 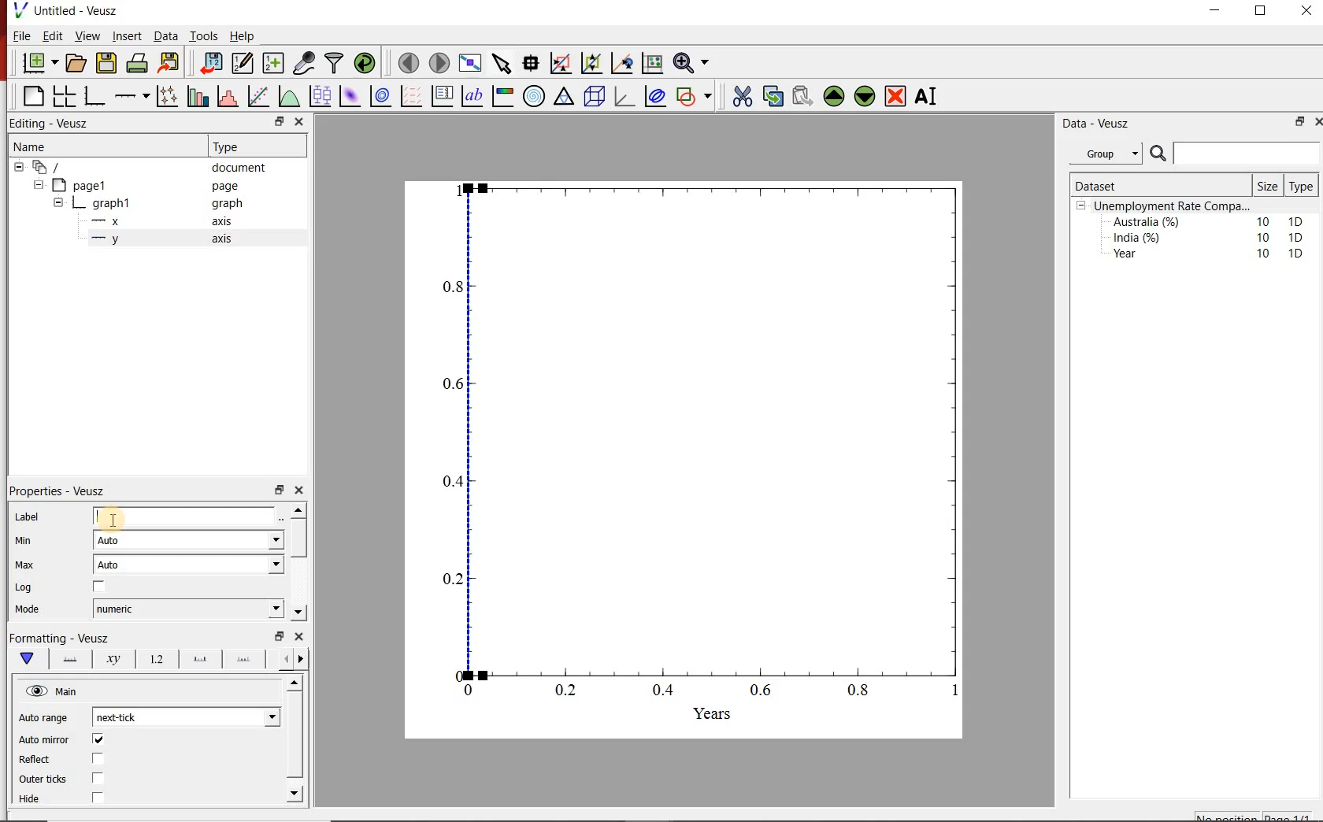 What do you see at coordinates (472, 96) in the screenshot?
I see `text label` at bounding box center [472, 96].